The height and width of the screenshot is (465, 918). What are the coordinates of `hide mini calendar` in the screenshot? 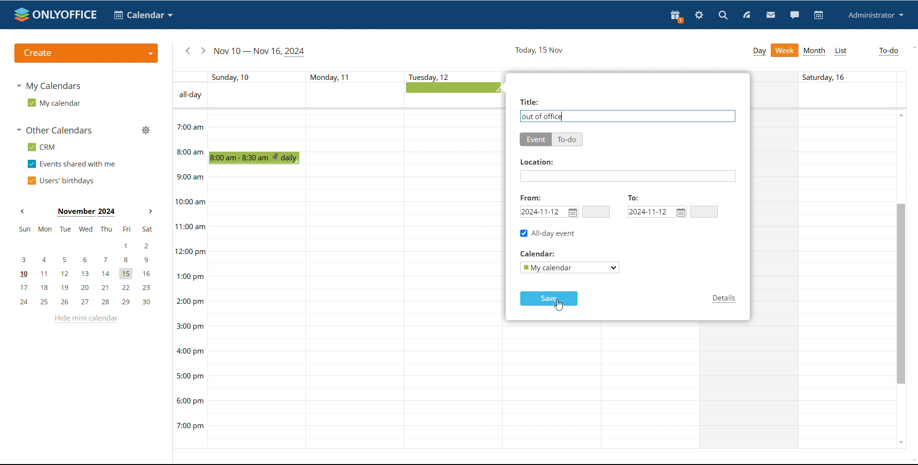 It's located at (86, 319).